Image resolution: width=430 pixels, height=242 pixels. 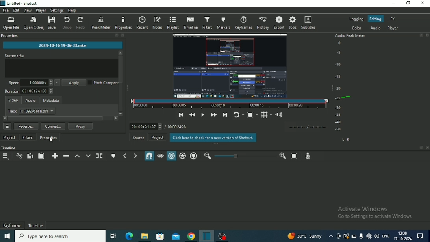 What do you see at coordinates (33, 22) in the screenshot?
I see `Open Other` at bounding box center [33, 22].